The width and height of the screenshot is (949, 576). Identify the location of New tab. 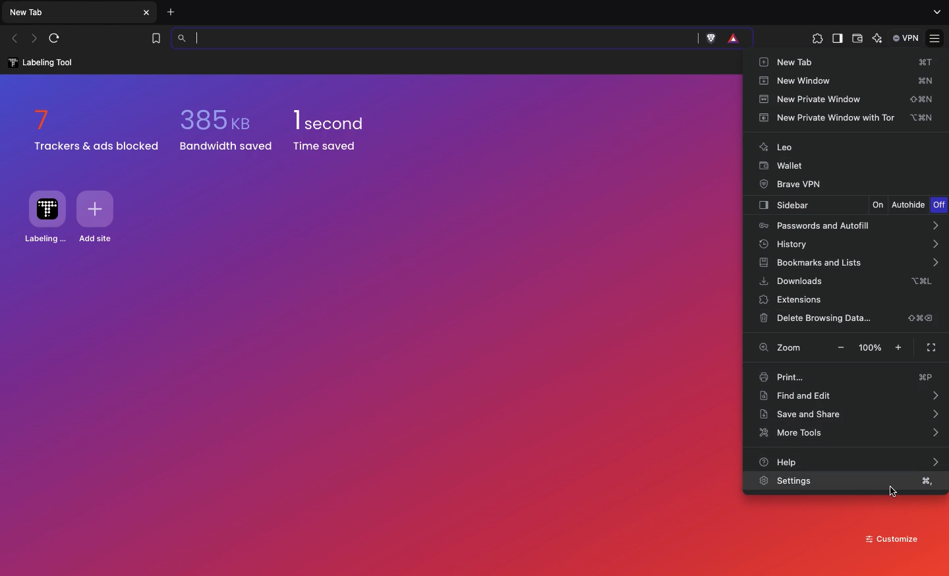
(31, 14).